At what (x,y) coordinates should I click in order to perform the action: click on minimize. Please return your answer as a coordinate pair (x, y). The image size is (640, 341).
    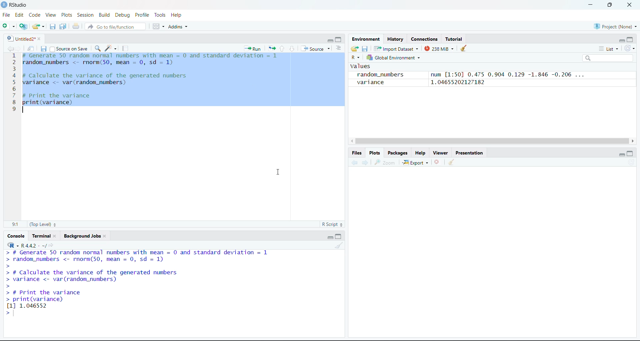
    Looking at the image, I should click on (591, 5).